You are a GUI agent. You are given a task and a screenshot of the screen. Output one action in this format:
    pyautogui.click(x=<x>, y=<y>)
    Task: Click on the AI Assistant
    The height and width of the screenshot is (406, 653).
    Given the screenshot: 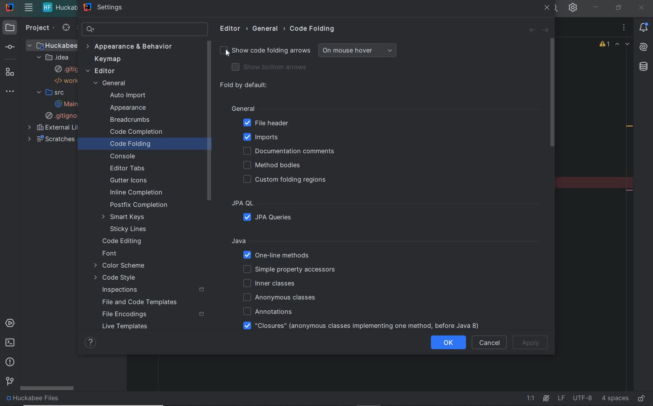 What is the action you would take?
    pyautogui.click(x=546, y=398)
    